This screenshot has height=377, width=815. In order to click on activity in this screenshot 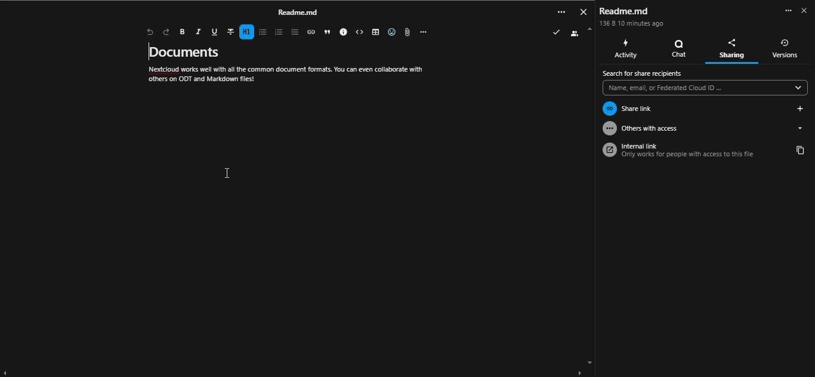, I will do `click(626, 48)`.